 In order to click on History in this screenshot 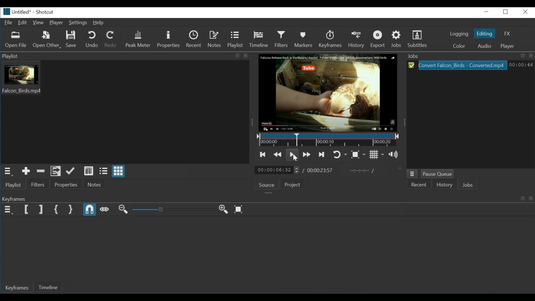, I will do `click(356, 39)`.